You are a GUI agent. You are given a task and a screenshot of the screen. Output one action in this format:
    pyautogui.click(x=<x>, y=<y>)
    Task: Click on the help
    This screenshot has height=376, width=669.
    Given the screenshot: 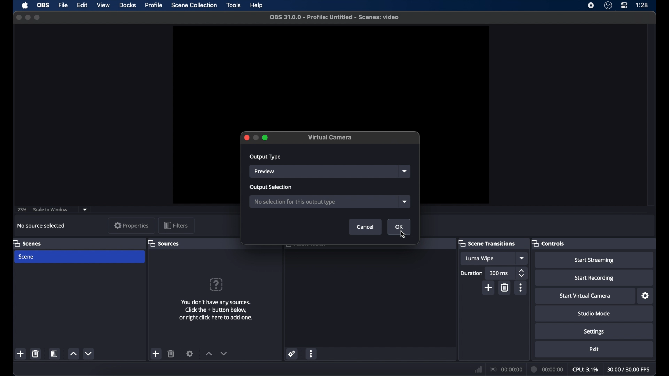 What is the action you would take?
    pyautogui.click(x=217, y=284)
    